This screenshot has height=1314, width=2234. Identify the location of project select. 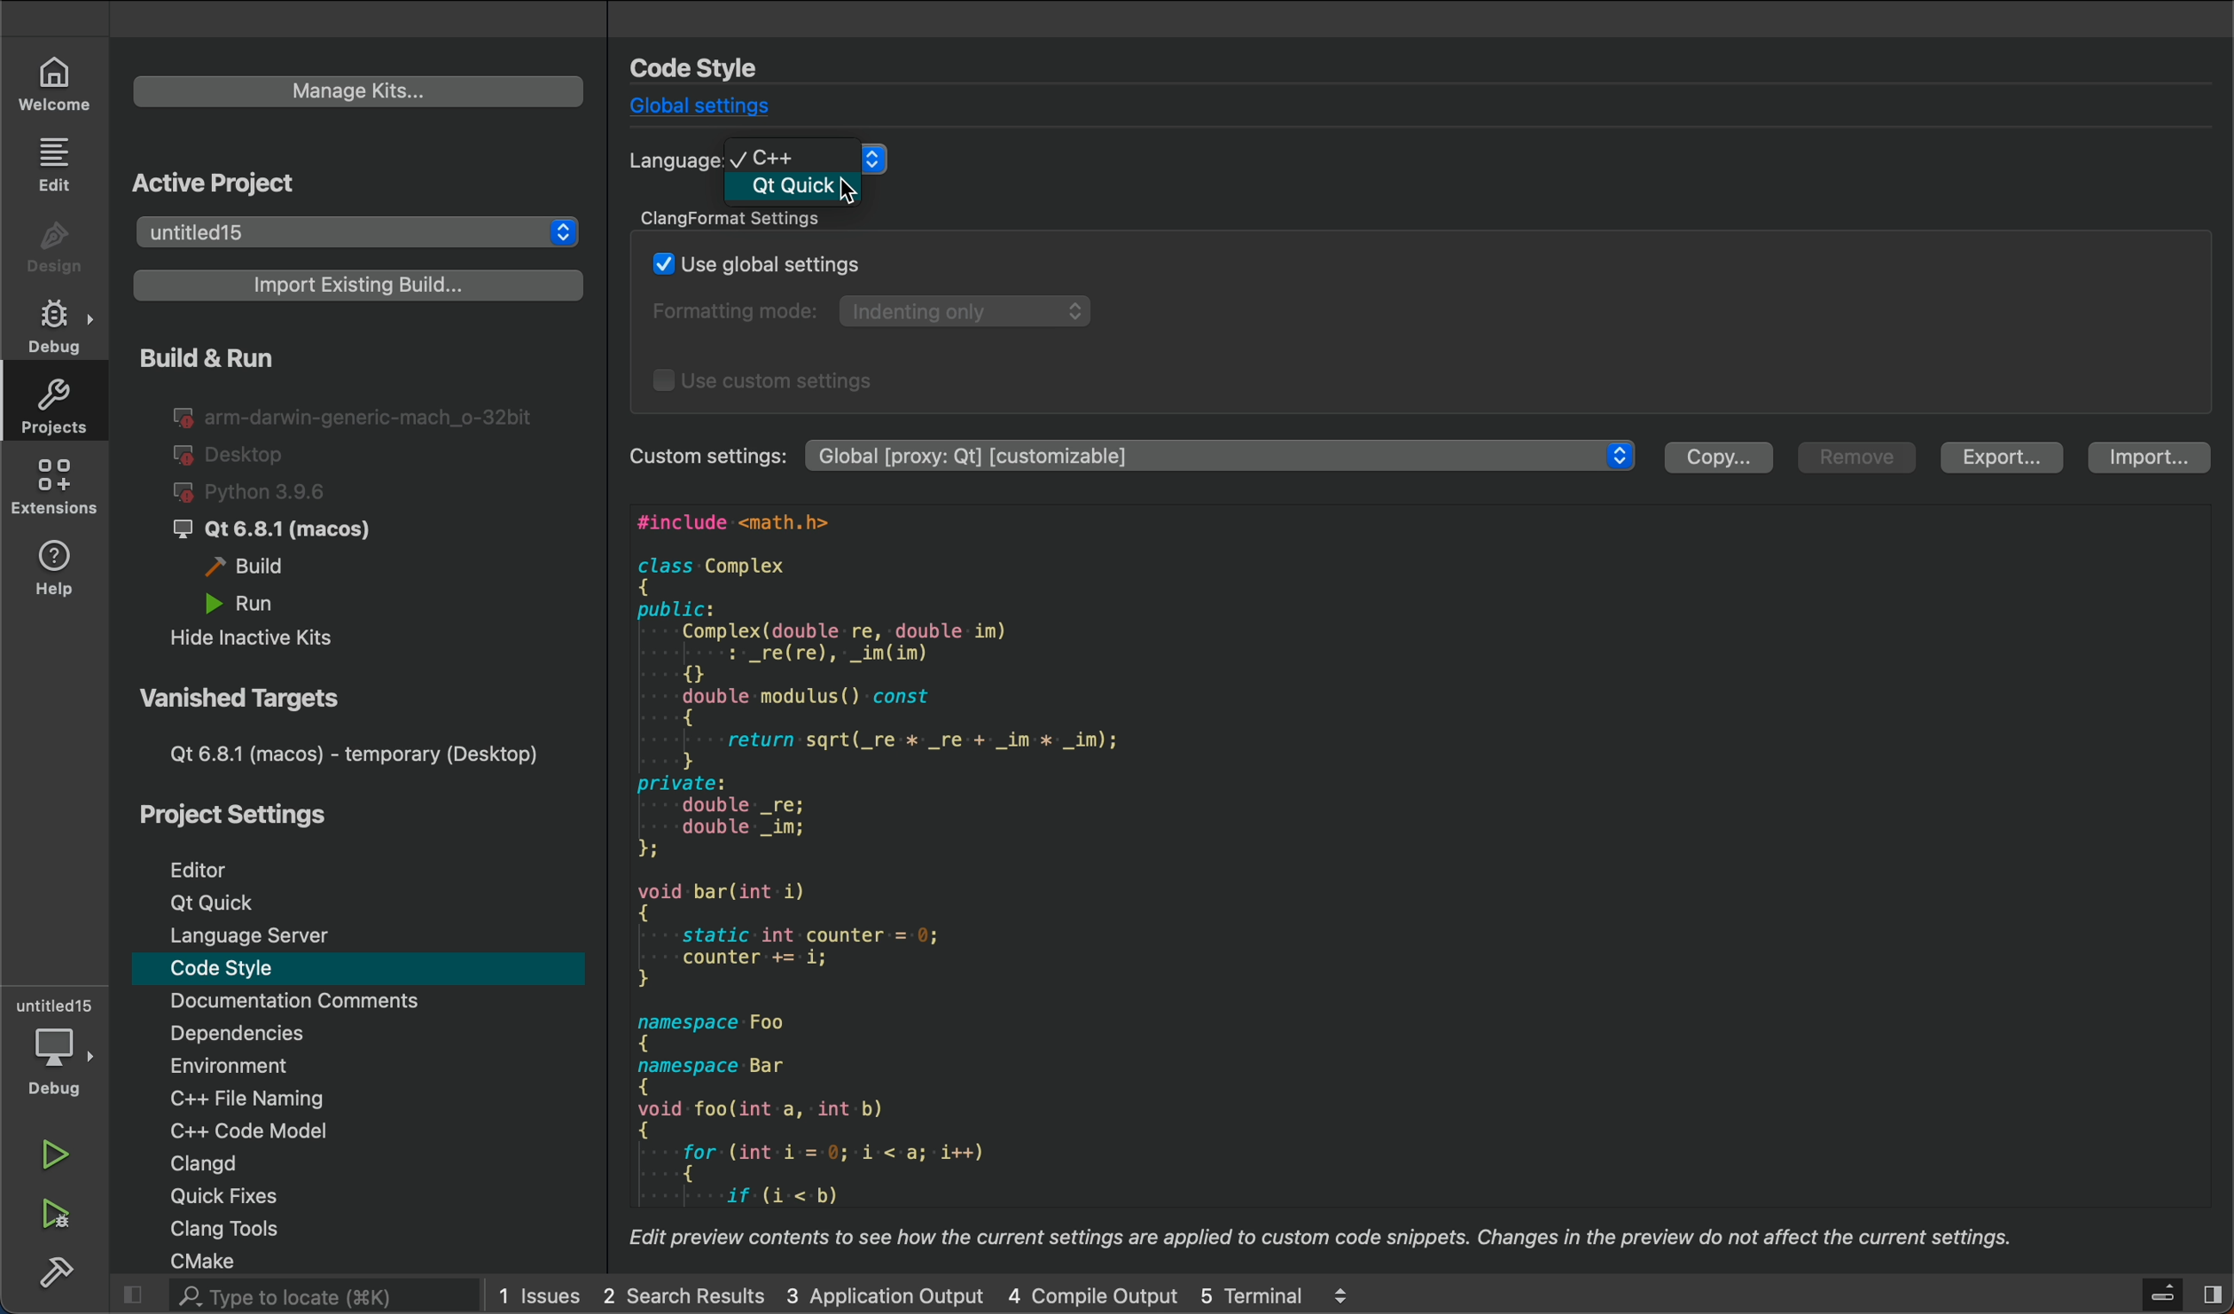
(359, 234).